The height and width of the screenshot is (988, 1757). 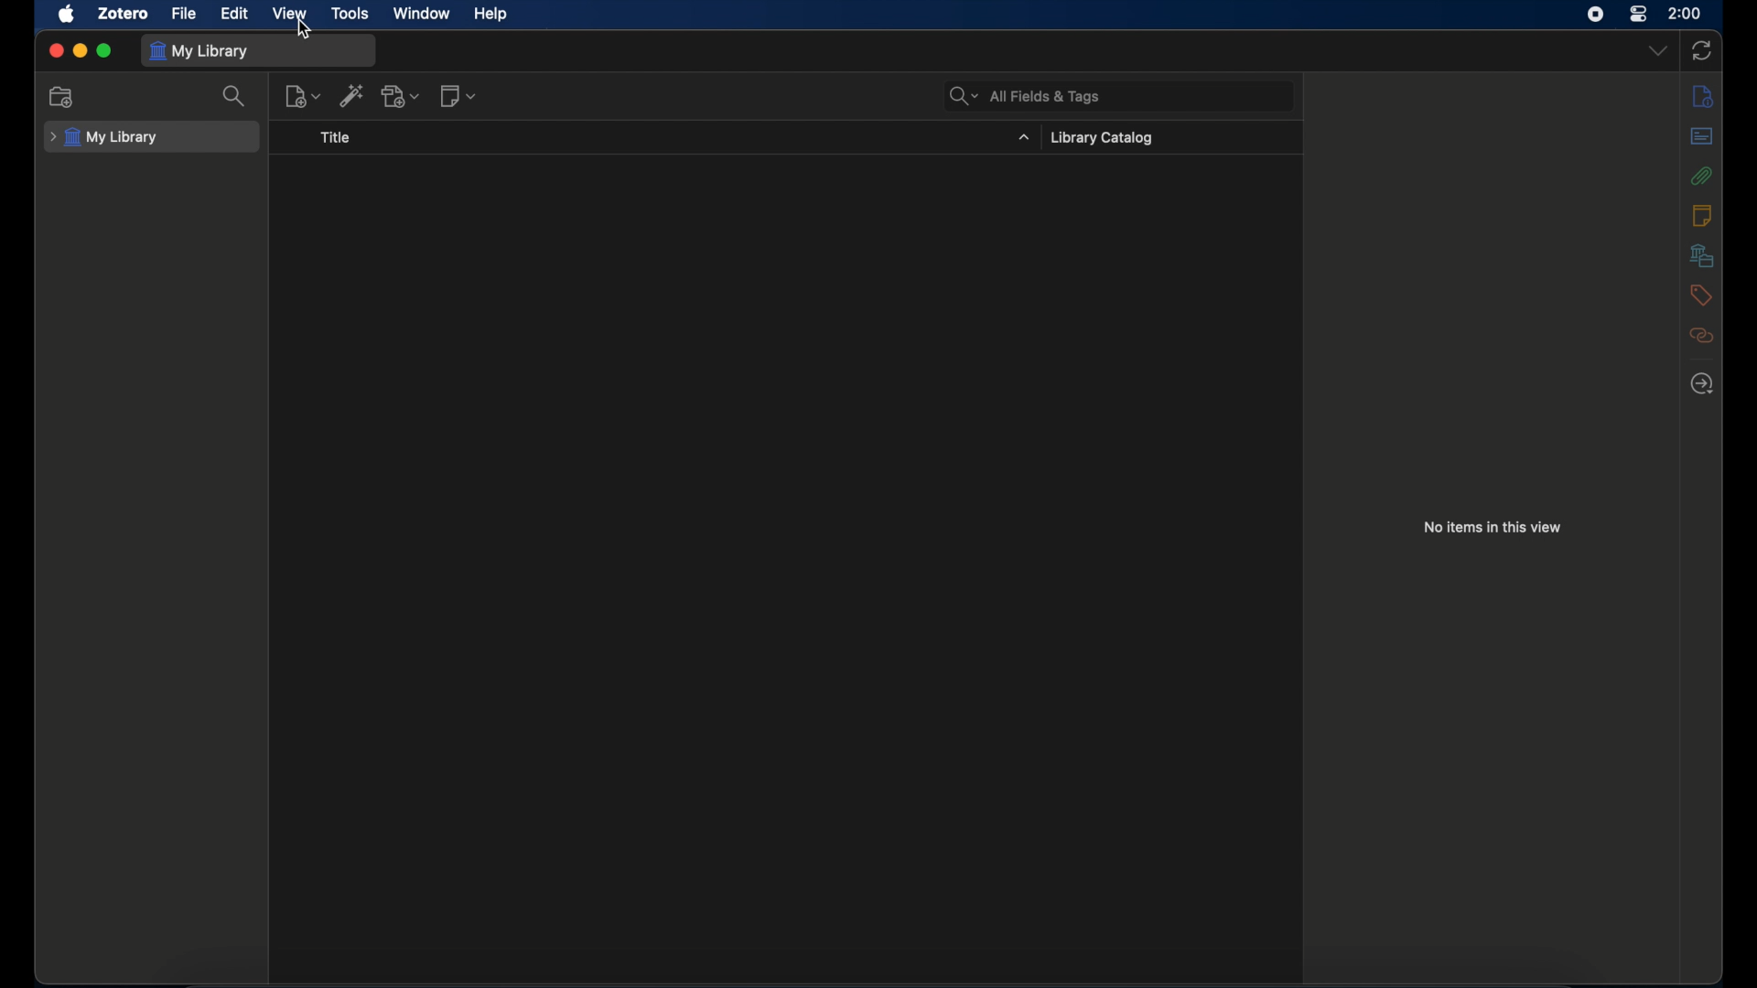 I want to click on dropdown, so click(x=1658, y=50).